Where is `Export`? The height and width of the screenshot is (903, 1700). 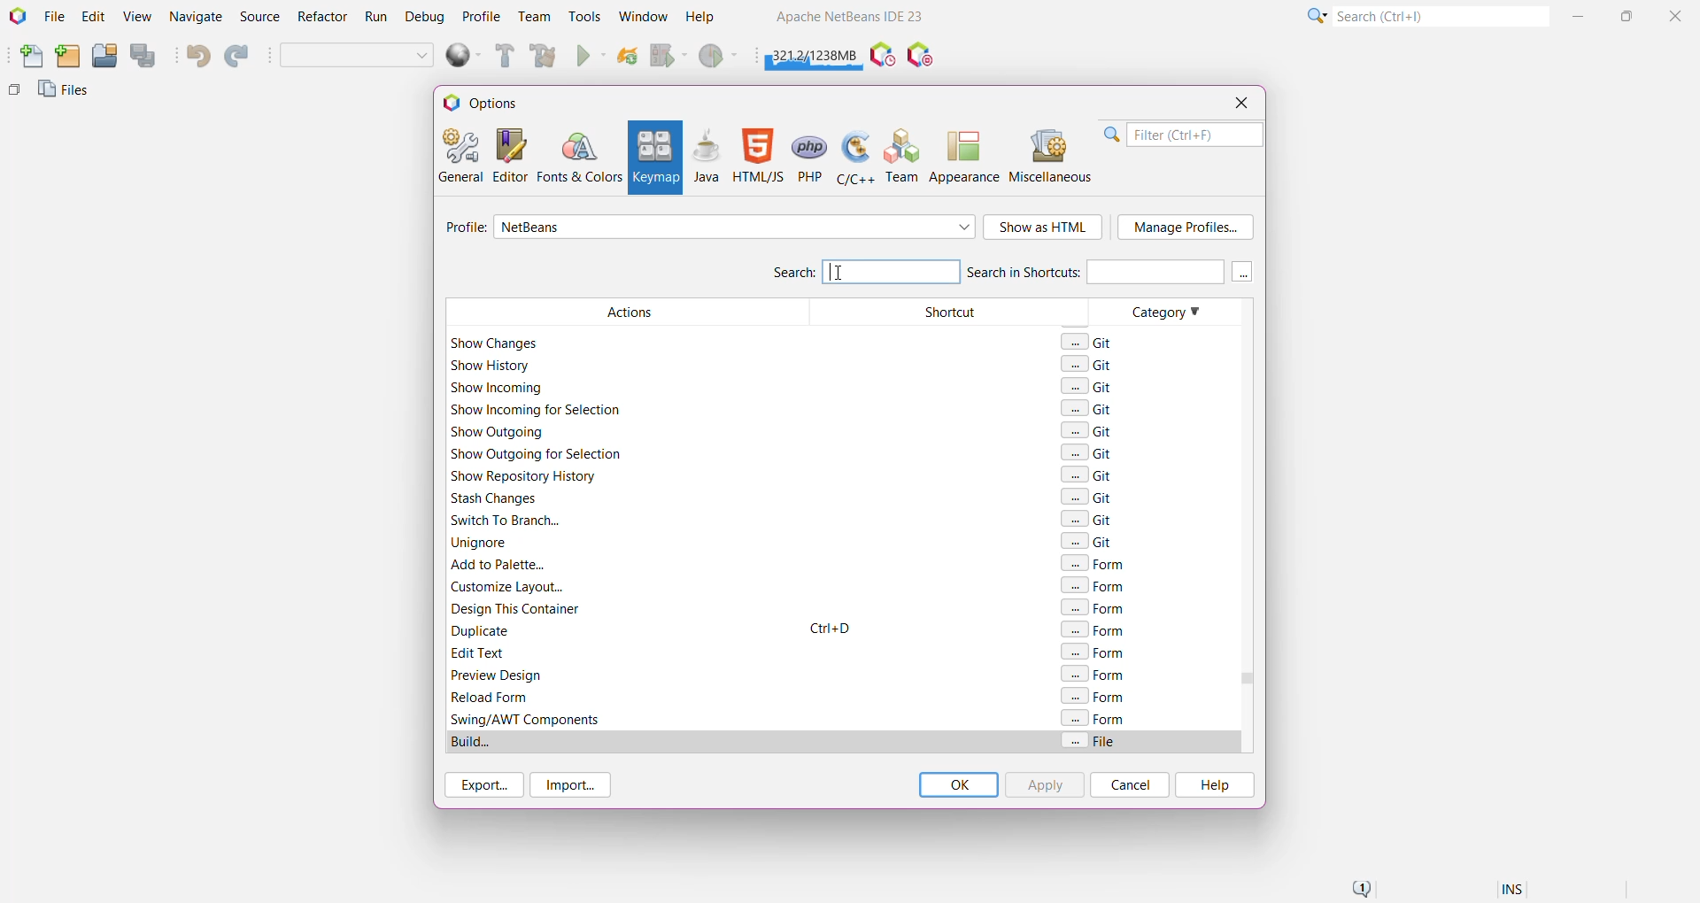
Export is located at coordinates (482, 784).